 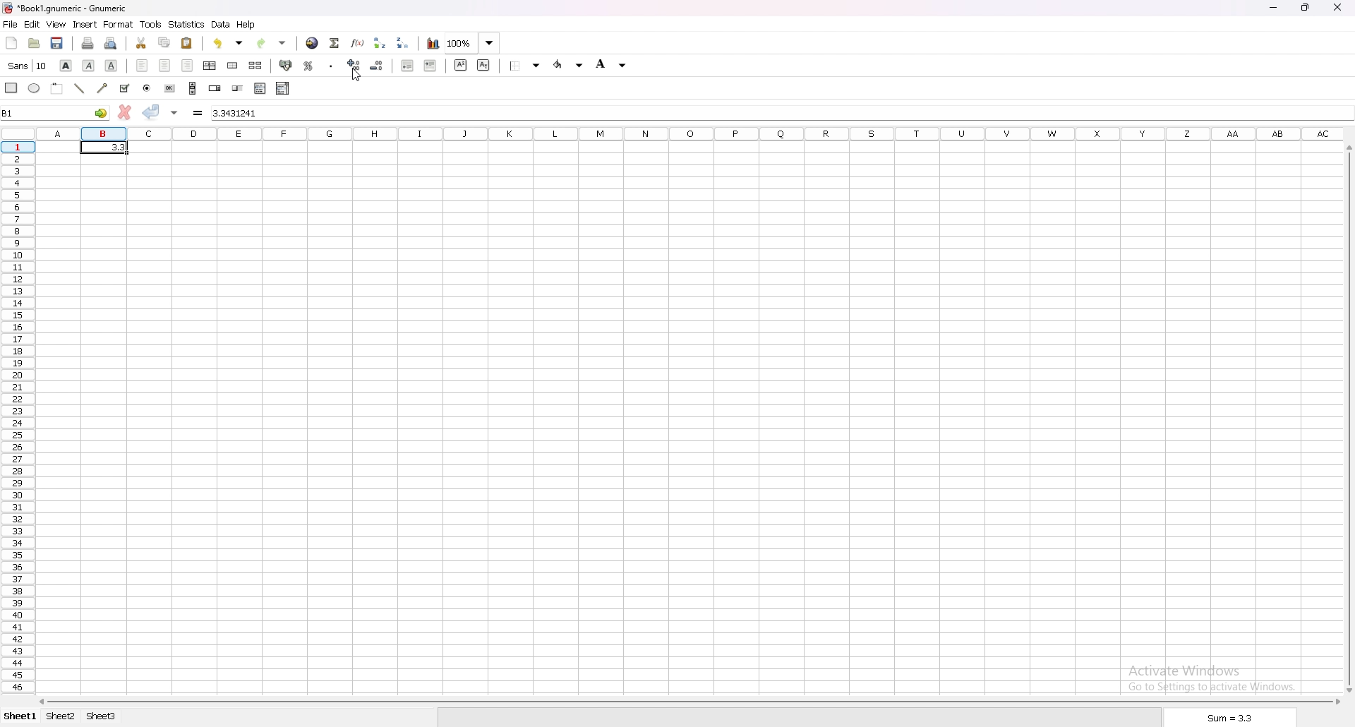 I want to click on tickbox, so click(x=124, y=88).